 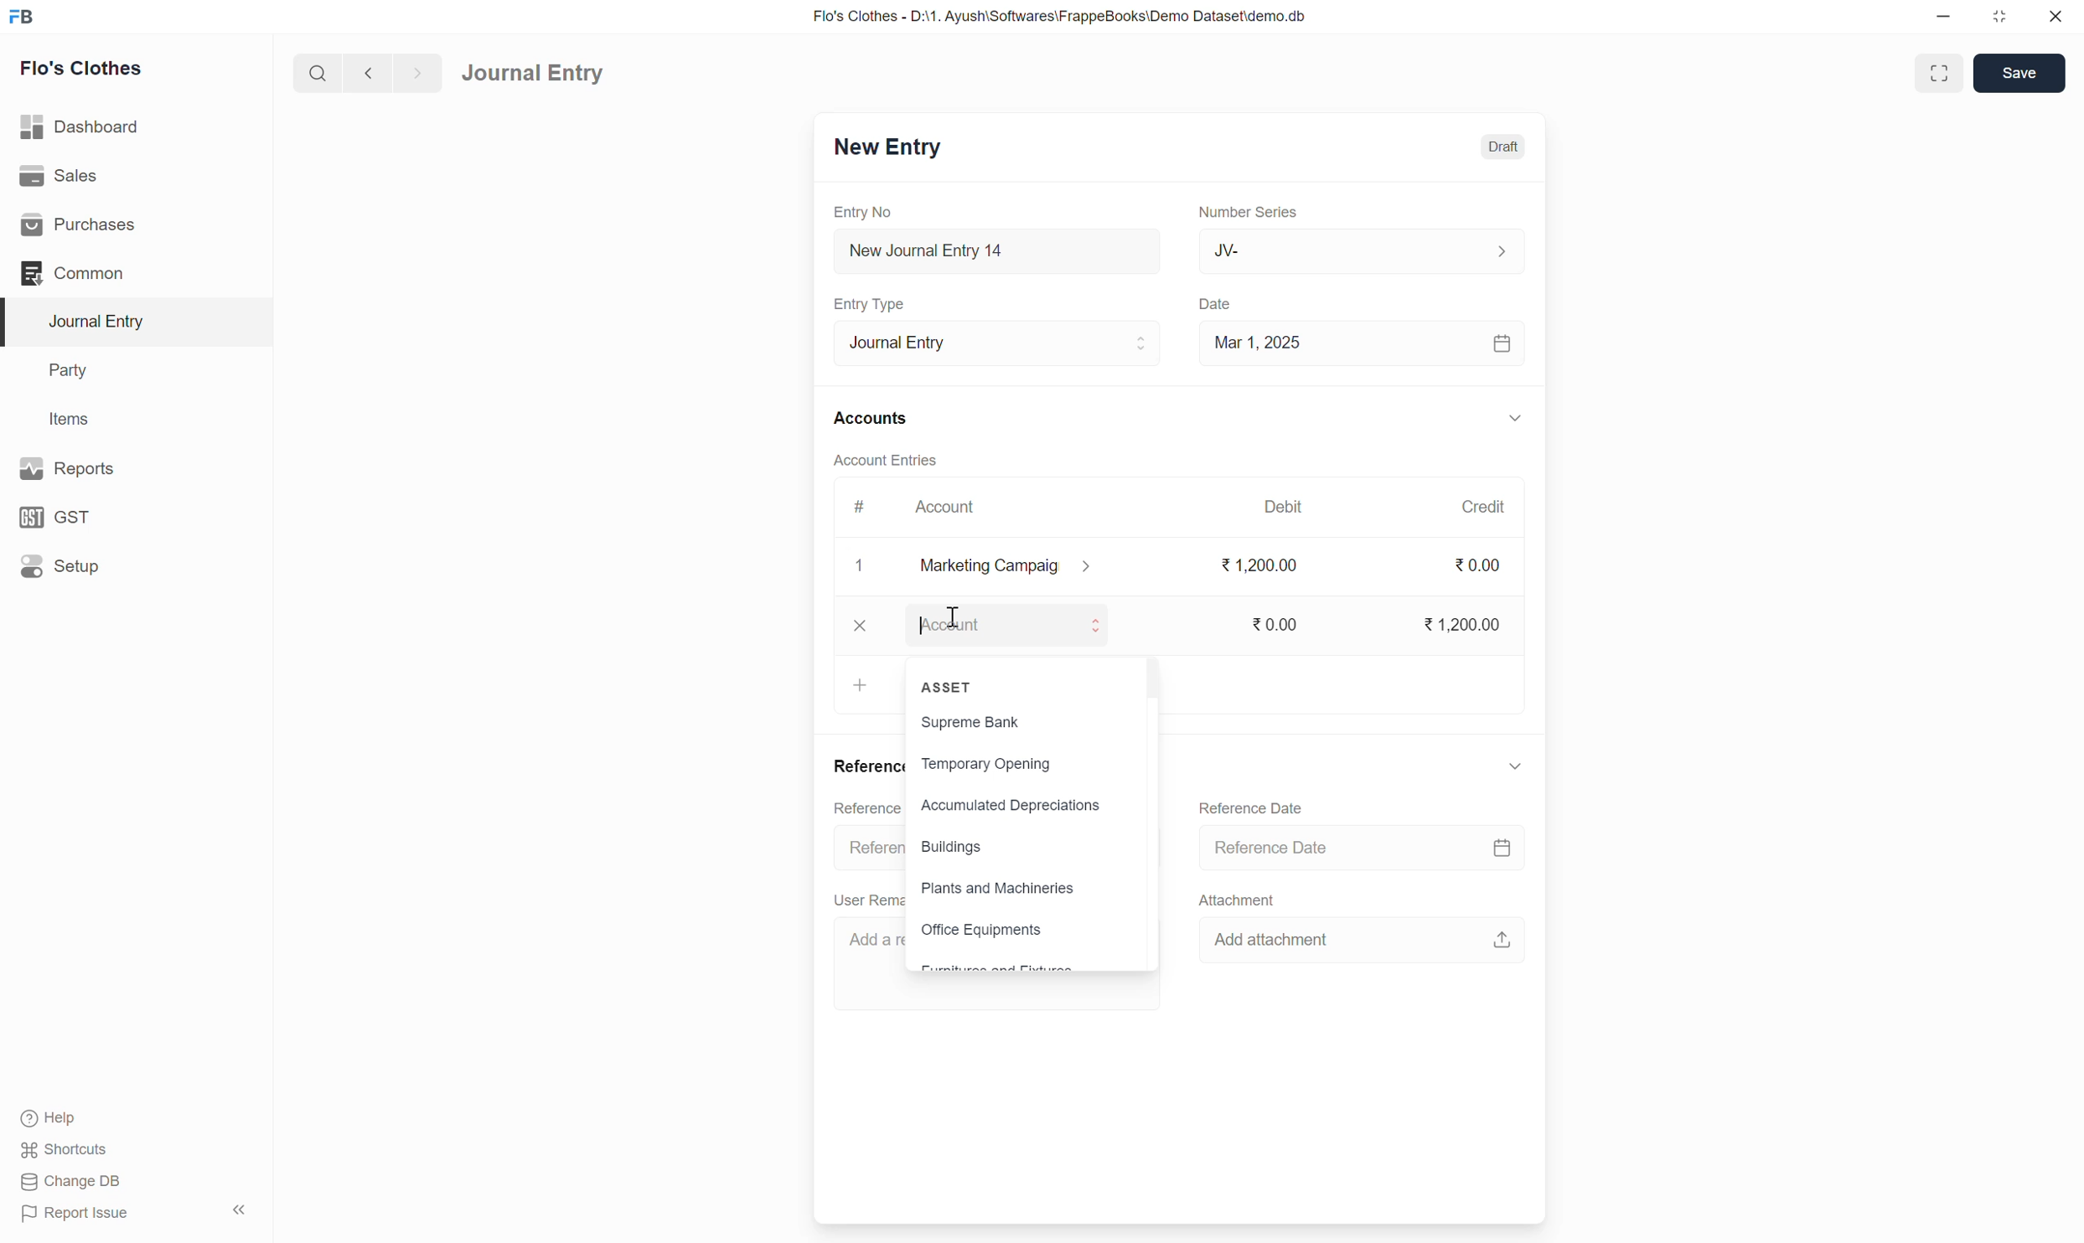 I want to click on Draft, so click(x=1505, y=146).